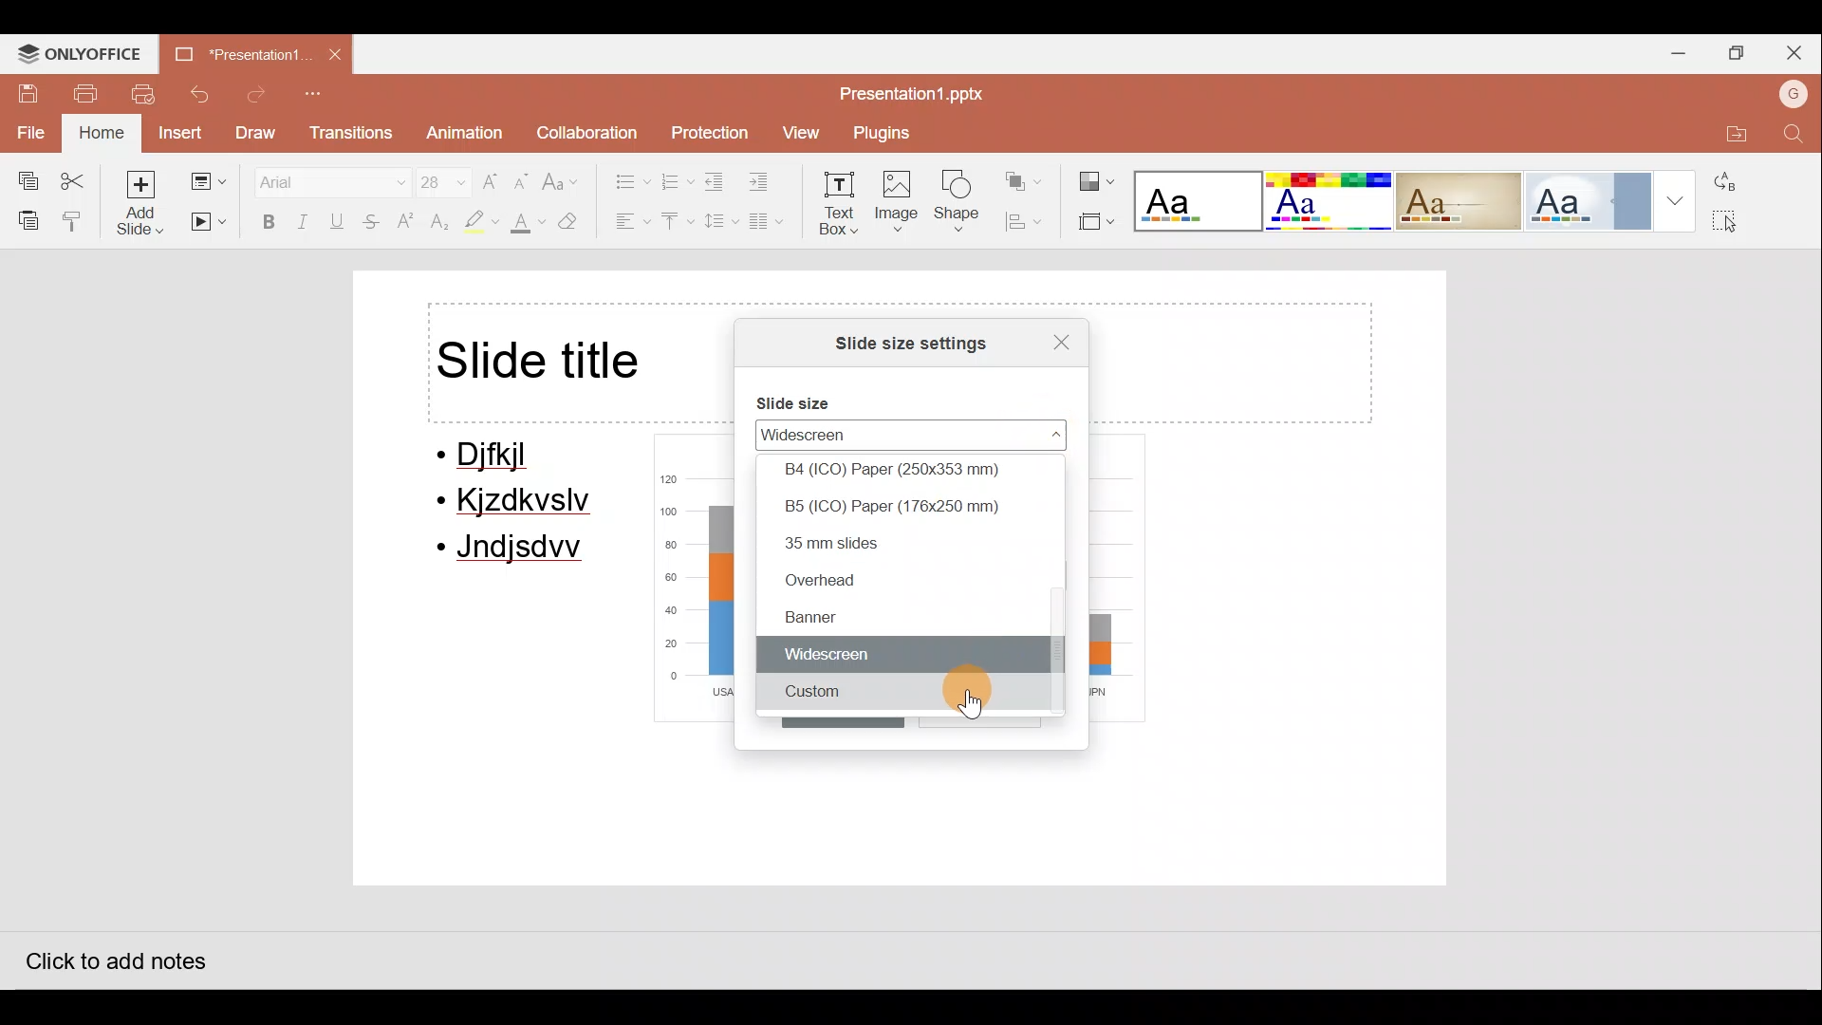  Describe the element at coordinates (476, 223) in the screenshot. I see `Highlight color` at that location.